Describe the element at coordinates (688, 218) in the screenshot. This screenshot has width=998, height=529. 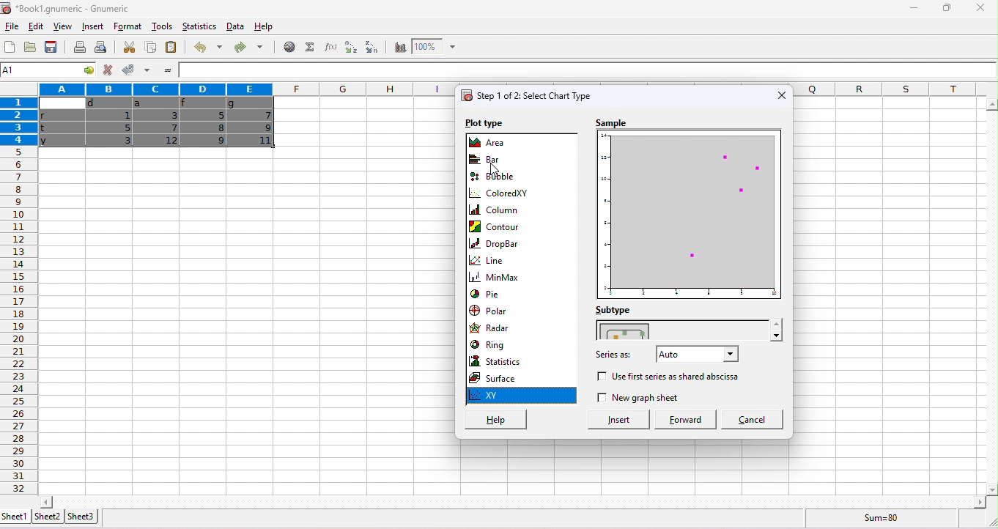
I see `chart preview` at that location.